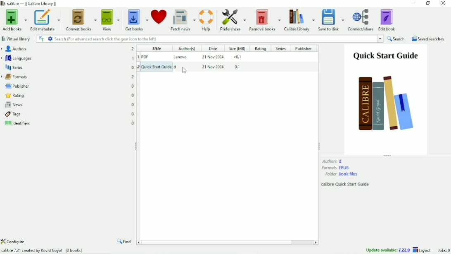  I want to click on Languages, so click(68, 58).